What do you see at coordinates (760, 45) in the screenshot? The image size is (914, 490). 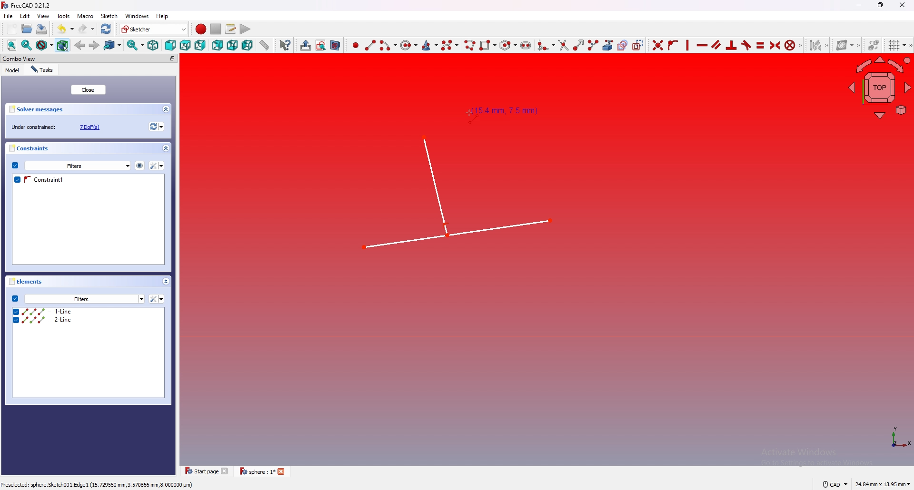 I see `Constrain equal` at bounding box center [760, 45].